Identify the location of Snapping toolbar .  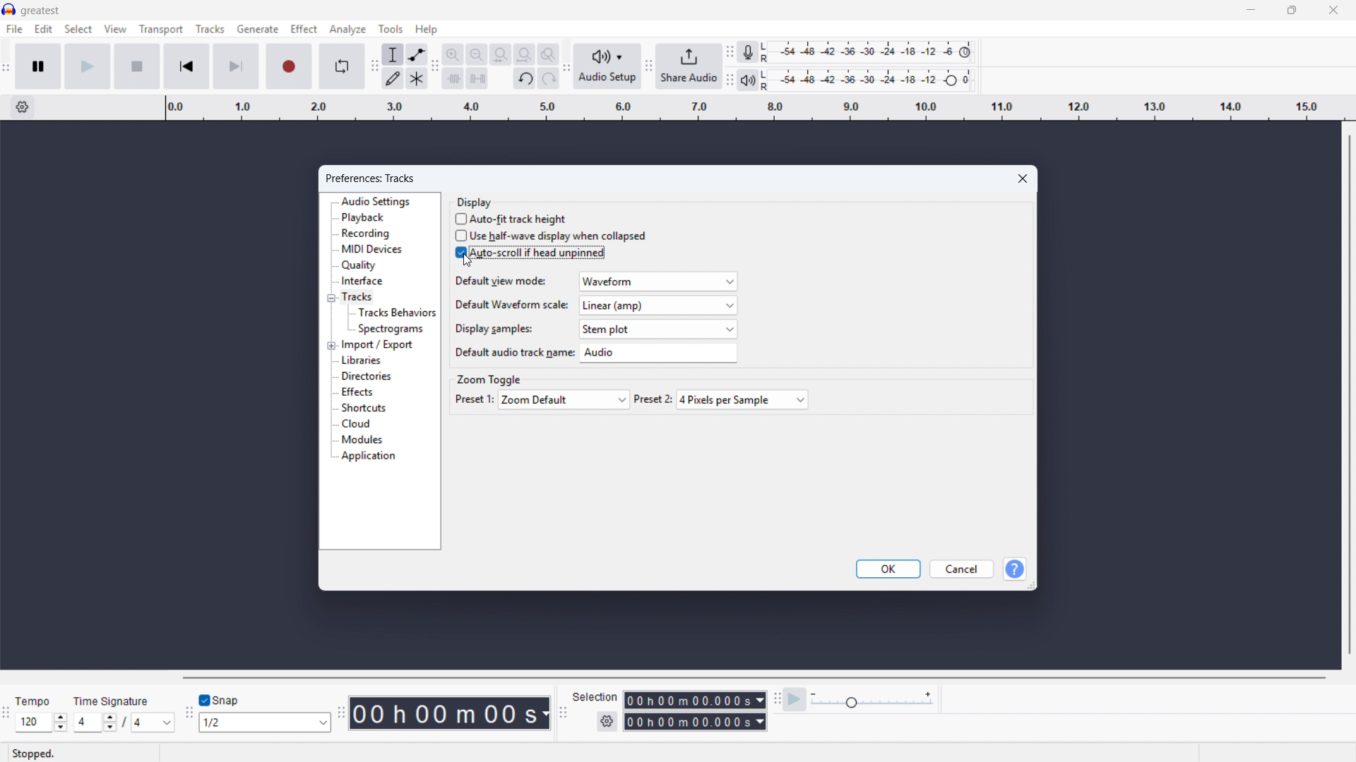
(190, 714).